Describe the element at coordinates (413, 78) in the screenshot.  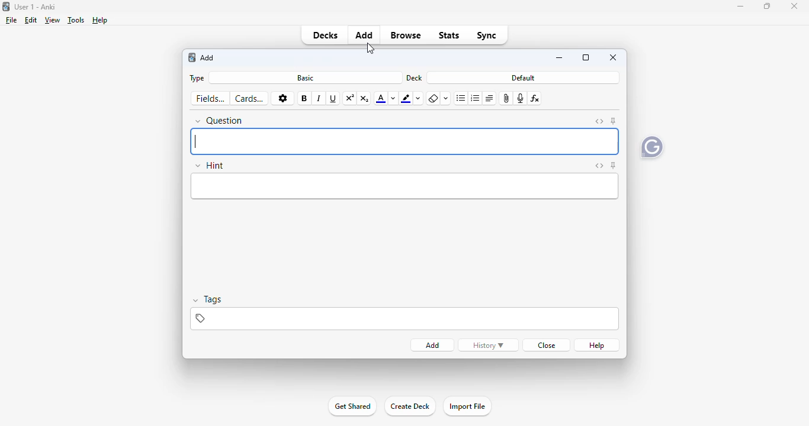
I see `deck` at that location.